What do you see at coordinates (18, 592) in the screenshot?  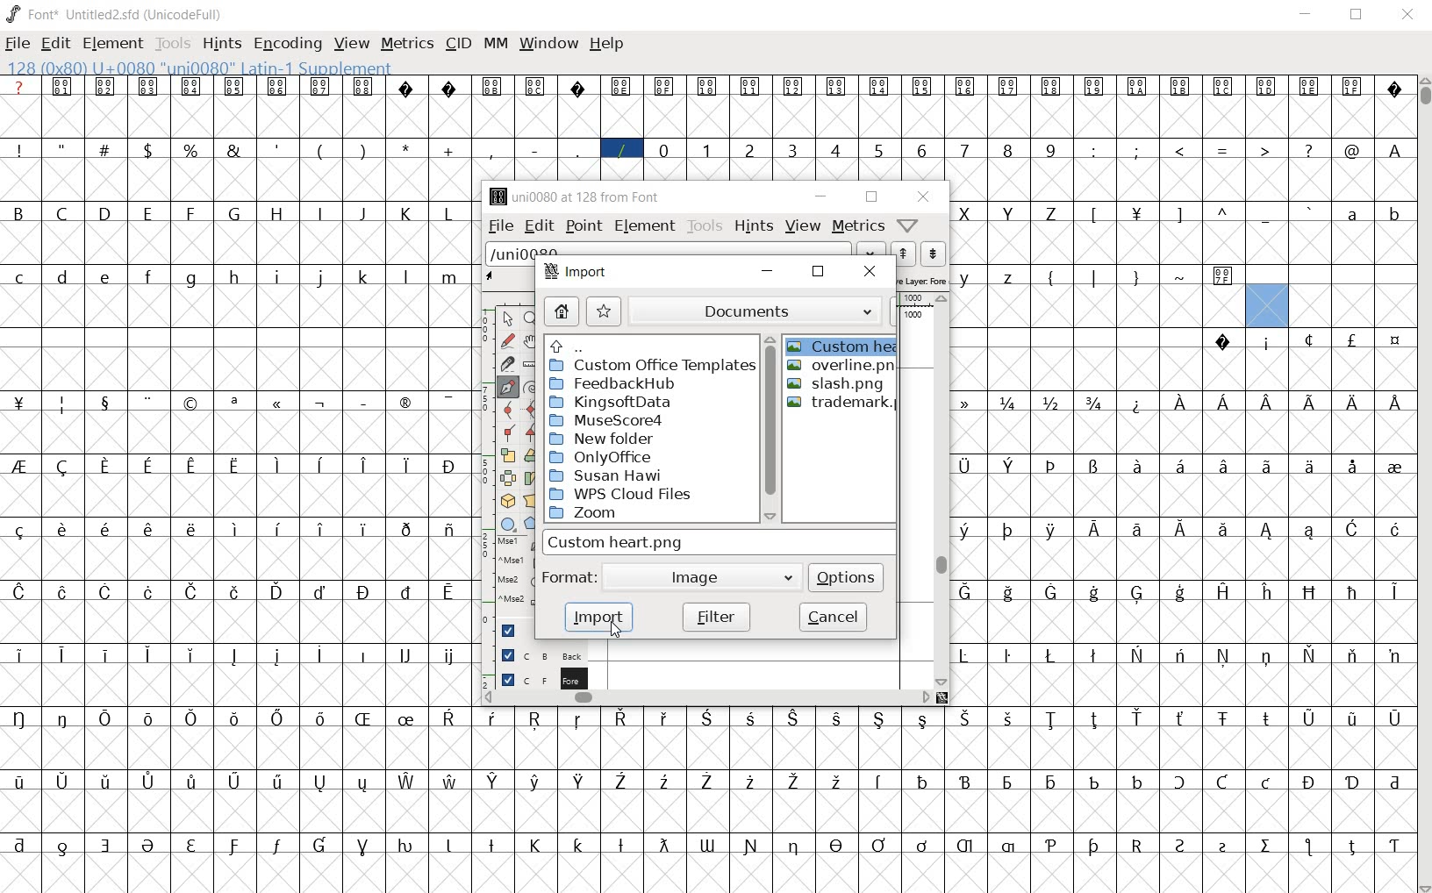 I see `glyph` at bounding box center [18, 592].